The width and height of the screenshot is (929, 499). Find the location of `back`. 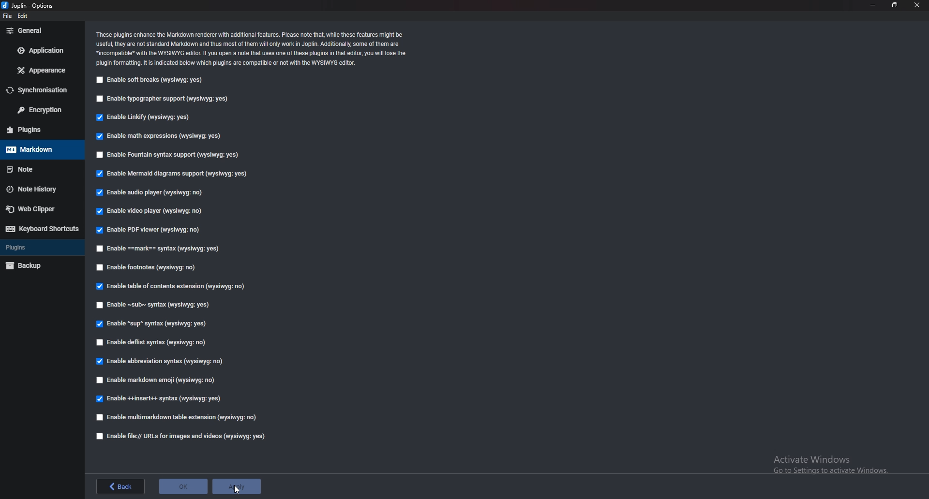

back is located at coordinates (121, 486).